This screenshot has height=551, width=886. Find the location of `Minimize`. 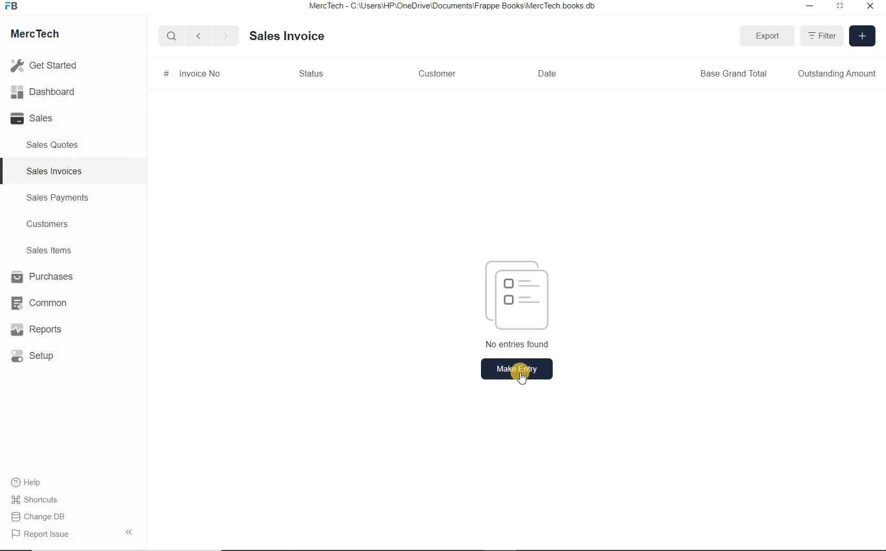

Minimize is located at coordinates (810, 7).